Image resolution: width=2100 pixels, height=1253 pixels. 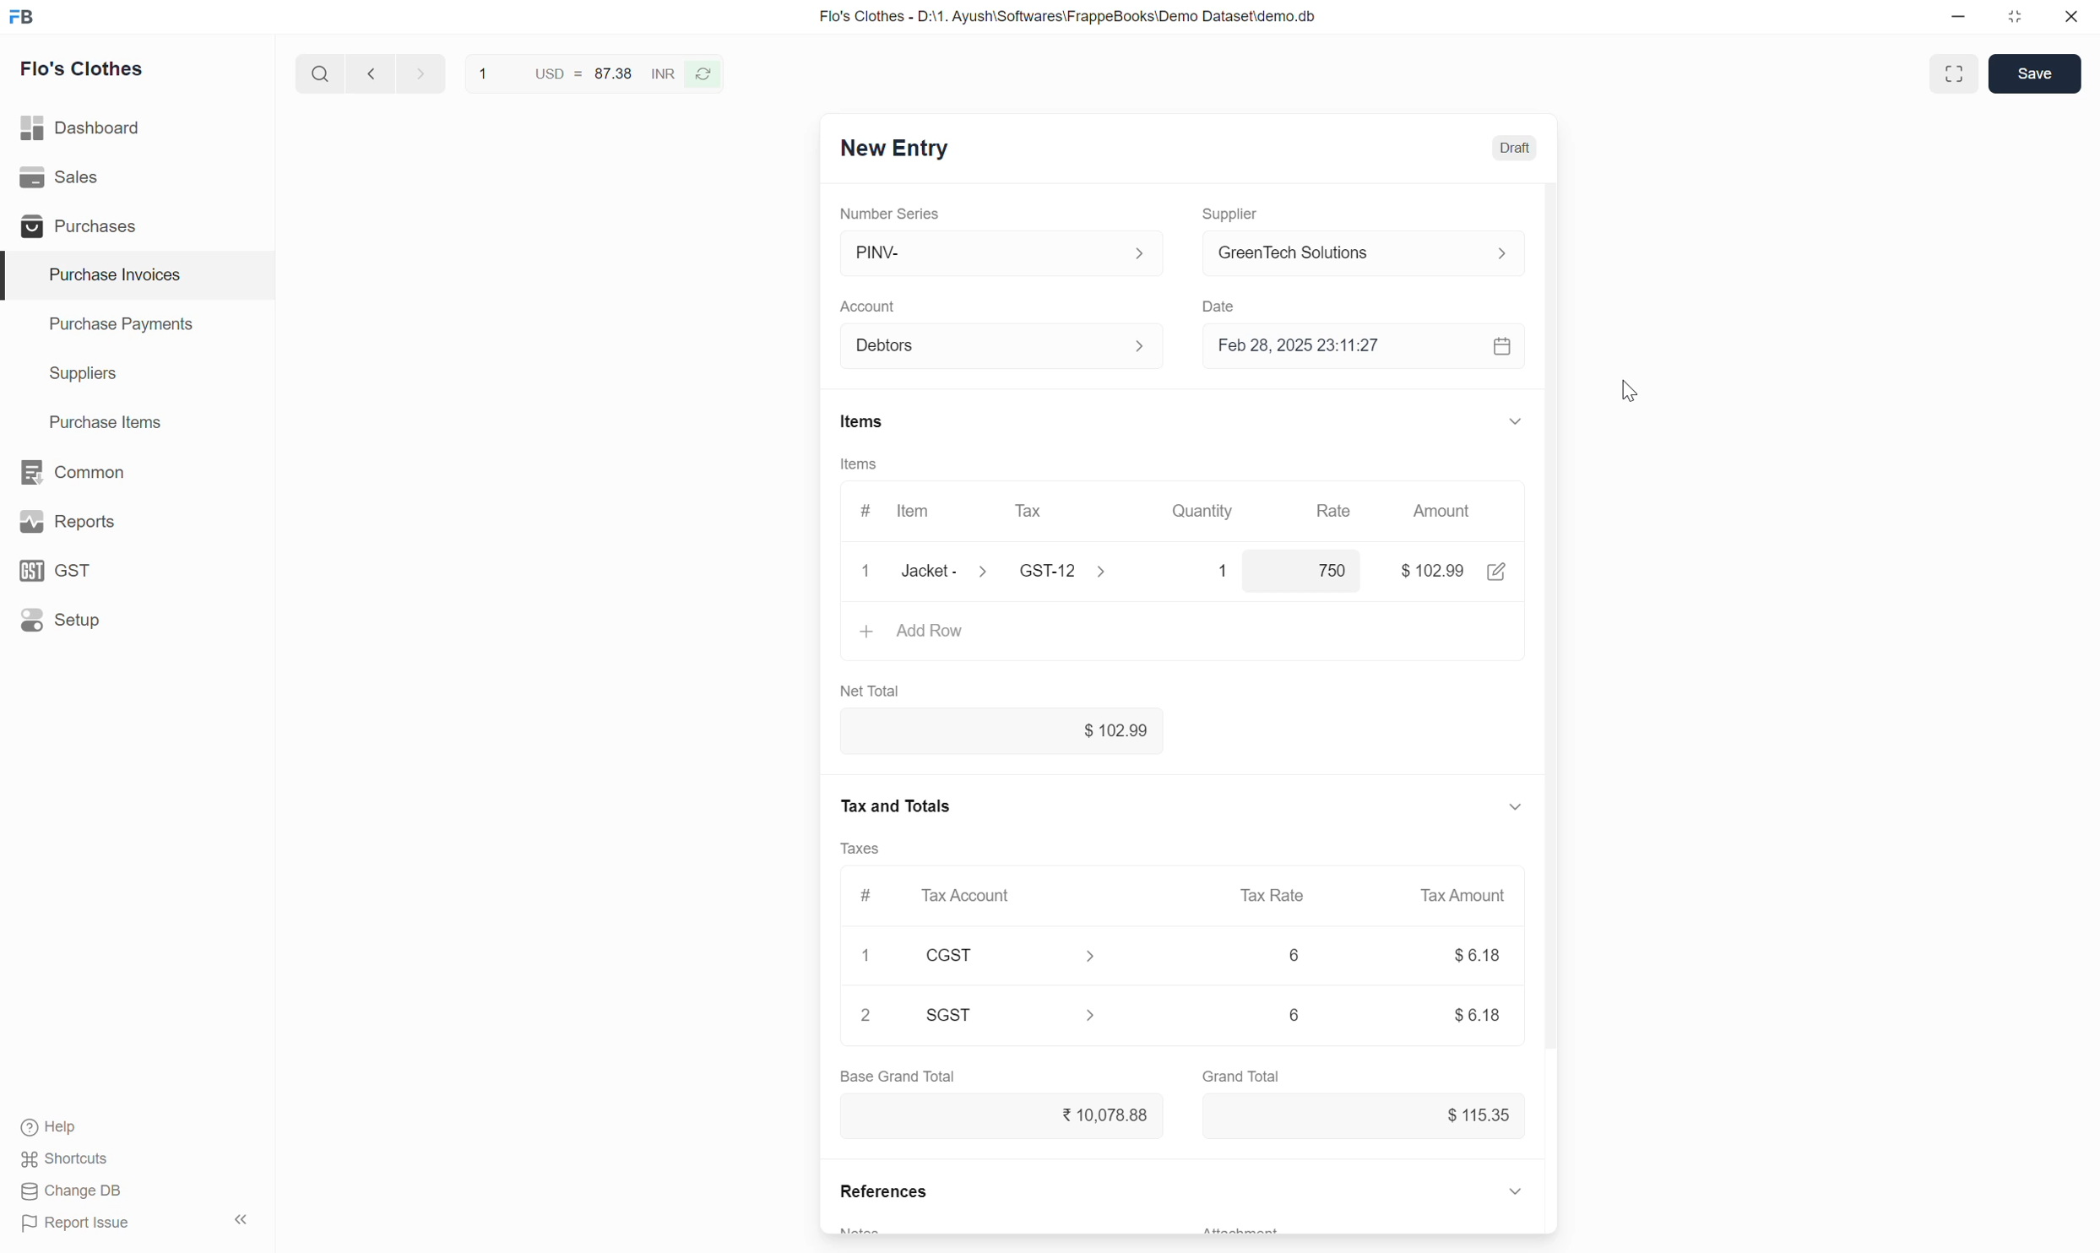 What do you see at coordinates (2071, 16) in the screenshot?
I see `Close` at bounding box center [2071, 16].